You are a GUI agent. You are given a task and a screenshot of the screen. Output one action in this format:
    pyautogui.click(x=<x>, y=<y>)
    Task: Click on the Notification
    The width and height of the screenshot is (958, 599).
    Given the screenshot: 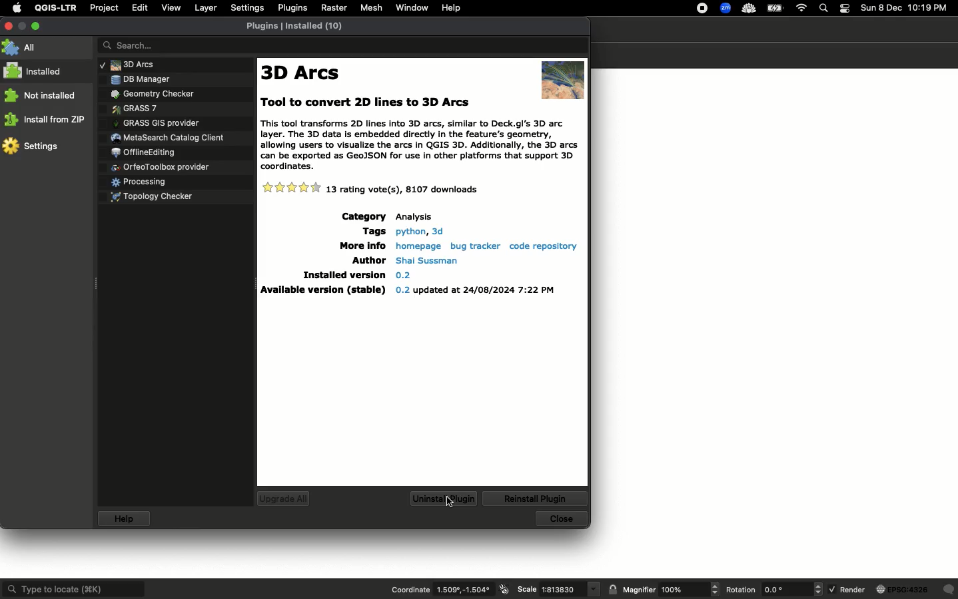 What is the action you would take?
    pyautogui.click(x=847, y=9)
    